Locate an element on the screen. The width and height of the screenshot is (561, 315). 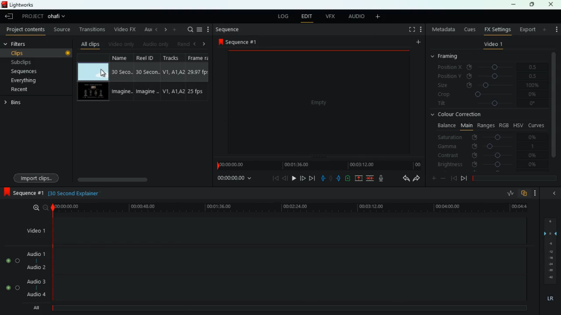
metadata is located at coordinates (444, 29).